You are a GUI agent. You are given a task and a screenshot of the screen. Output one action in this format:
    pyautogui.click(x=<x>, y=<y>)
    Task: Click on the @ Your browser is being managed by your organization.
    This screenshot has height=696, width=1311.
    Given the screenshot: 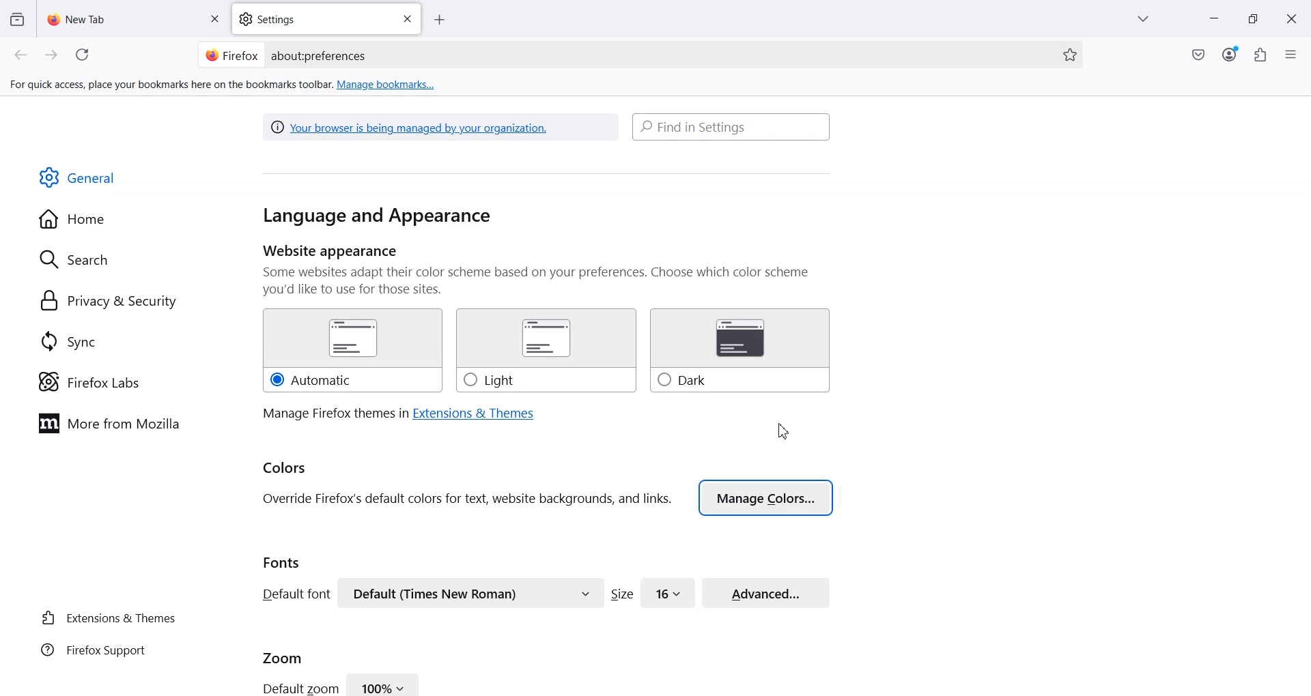 What is the action you would take?
    pyautogui.click(x=413, y=126)
    